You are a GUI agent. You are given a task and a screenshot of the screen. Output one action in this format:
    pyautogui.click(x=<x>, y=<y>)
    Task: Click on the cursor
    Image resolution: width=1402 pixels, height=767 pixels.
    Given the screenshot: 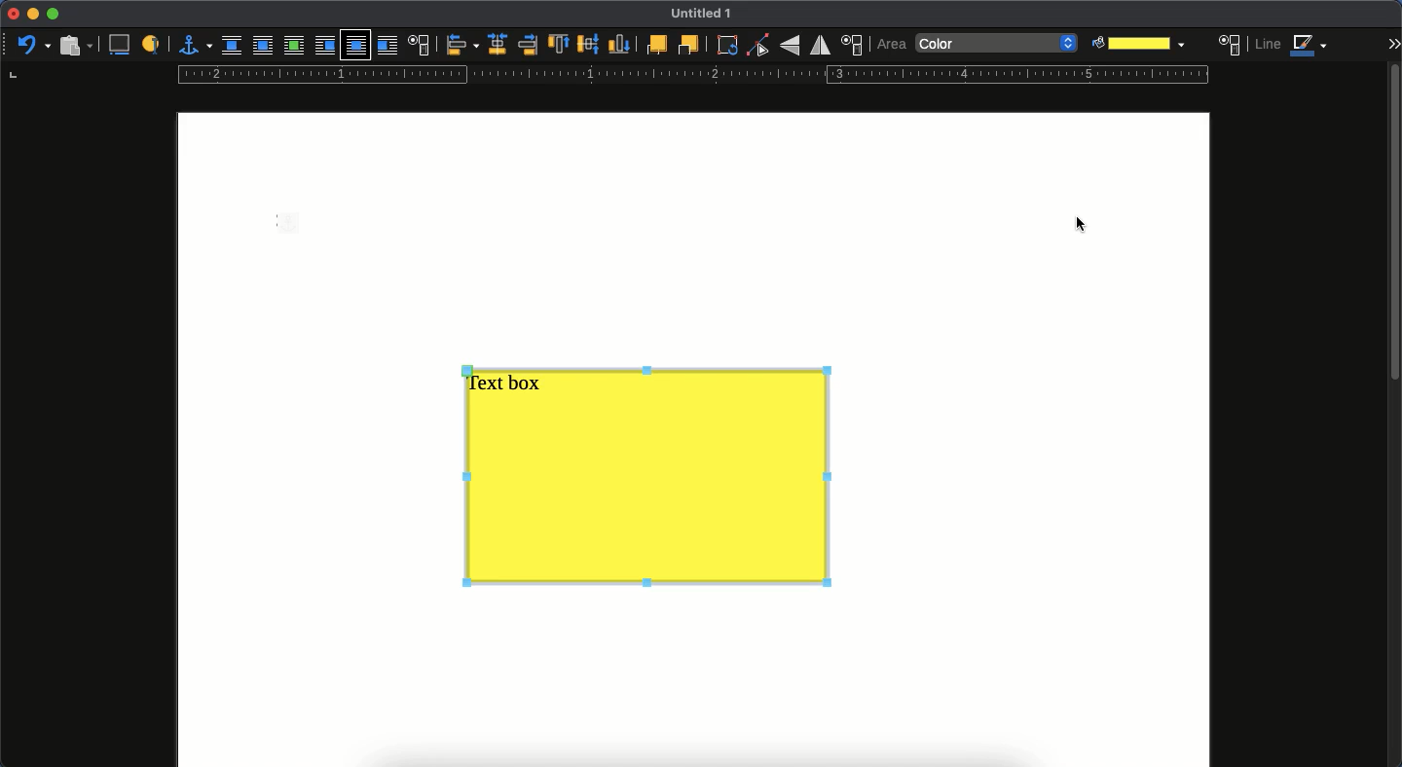 What is the action you would take?
    pyautogui.click(x=1084, y=224)
    